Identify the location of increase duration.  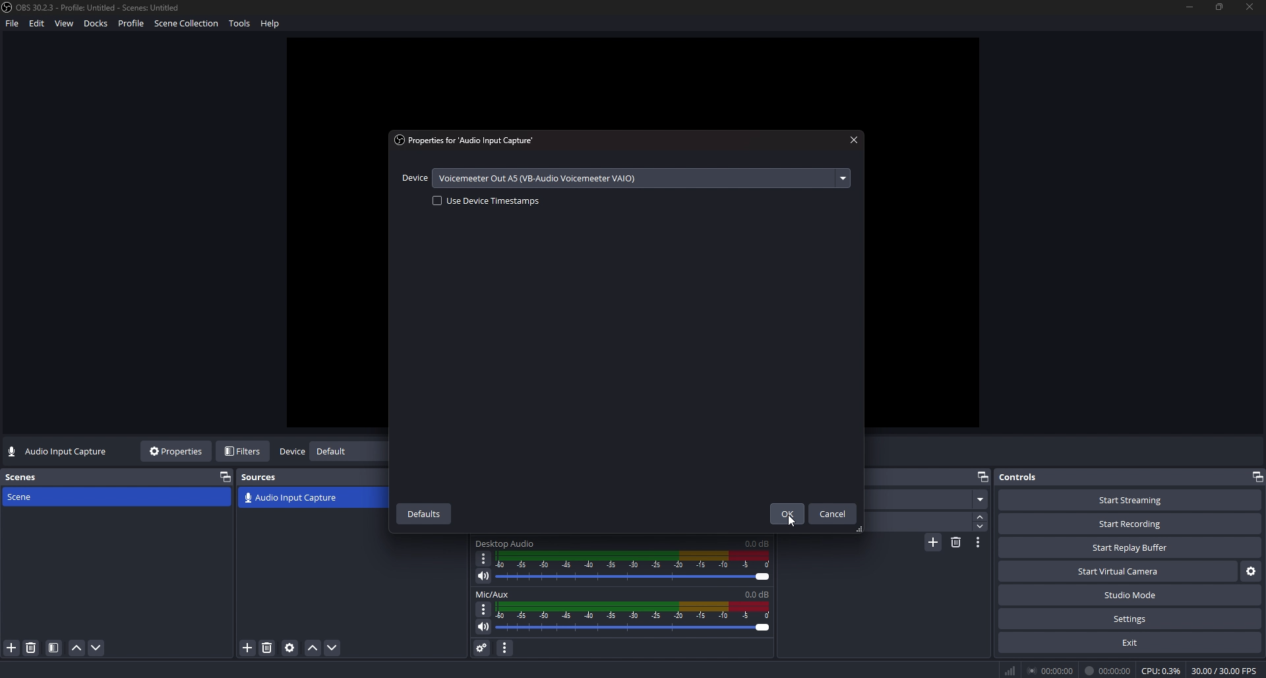
(982, 516).